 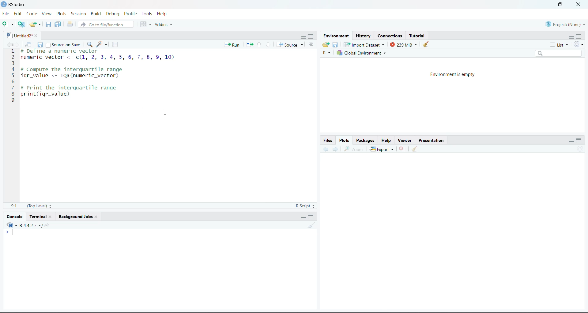 What do you see at coordinates (78, 13) in the screenshot?
I see `Session` at bounding box center [78, 13].